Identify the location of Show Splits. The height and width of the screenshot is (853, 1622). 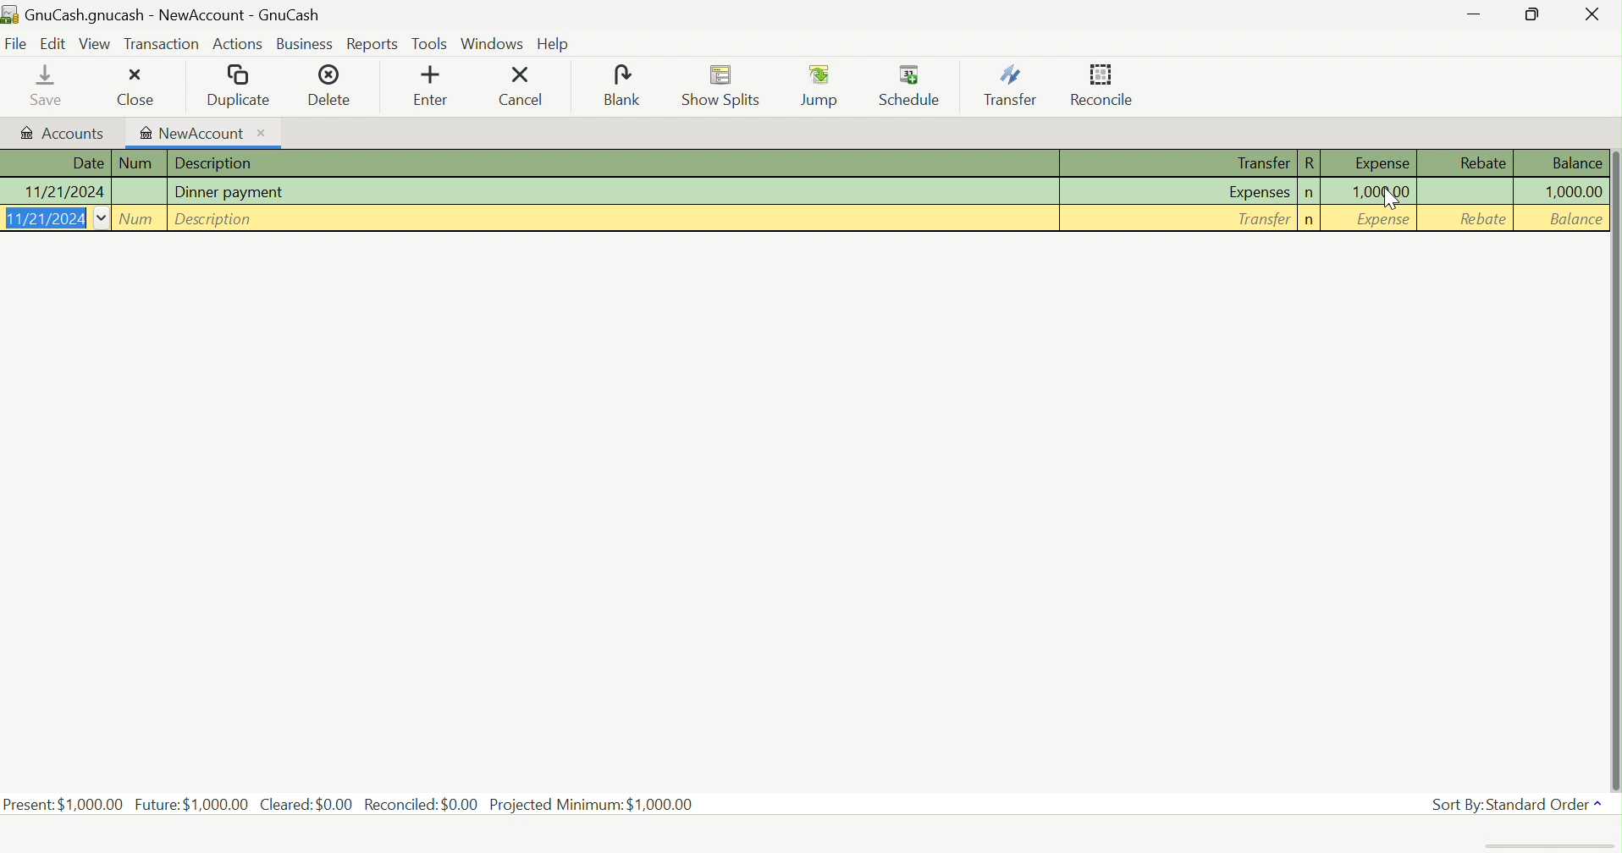
(722, 86).